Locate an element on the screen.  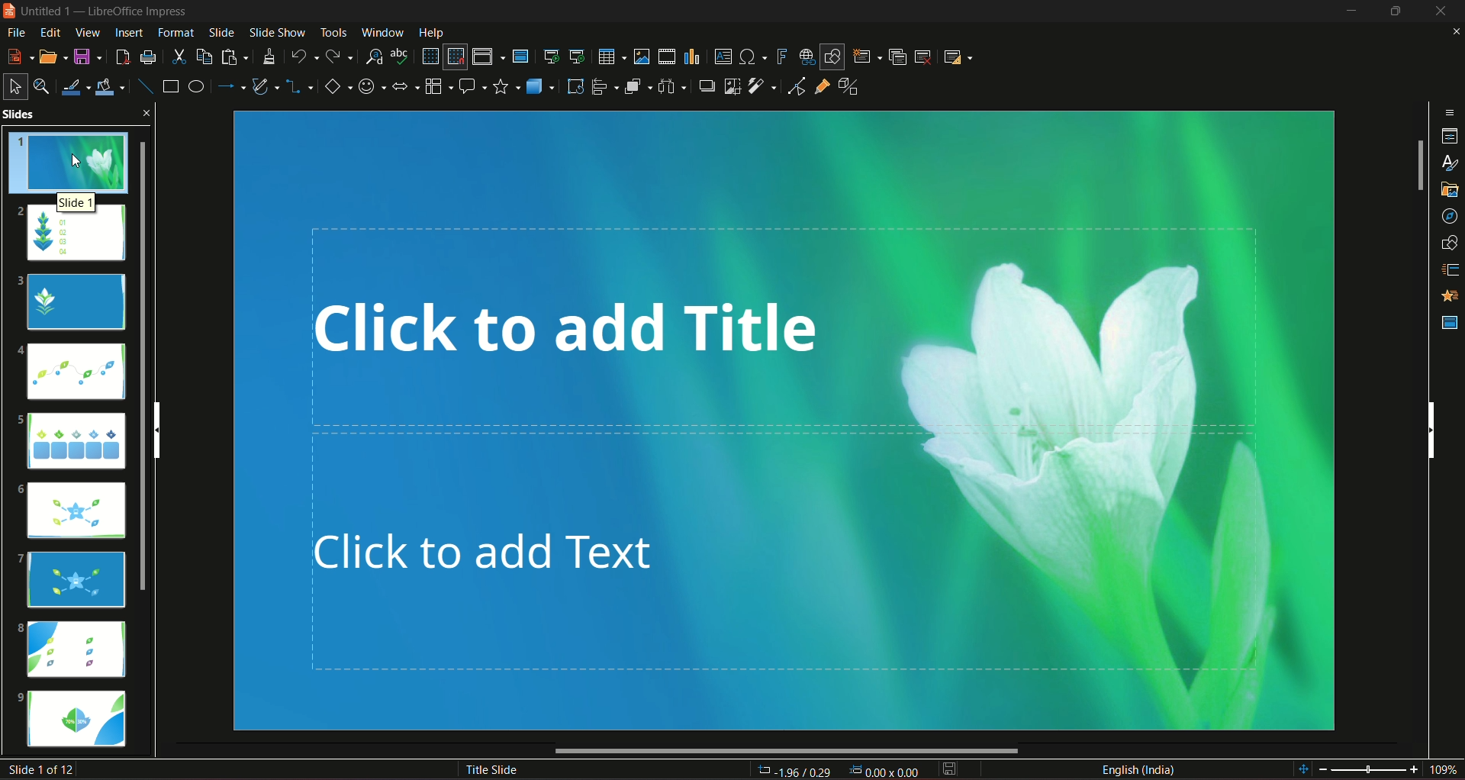
start from the first slide is located at coordinates (551, 54).